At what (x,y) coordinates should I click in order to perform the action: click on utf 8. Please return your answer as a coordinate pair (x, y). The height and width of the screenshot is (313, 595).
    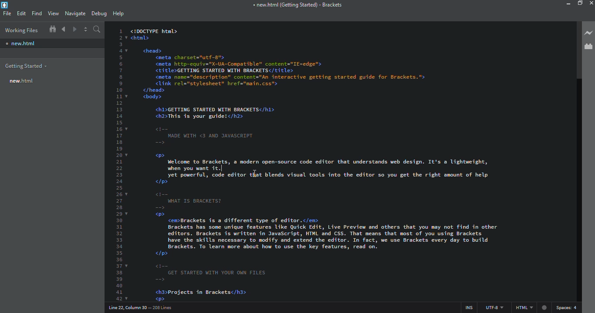
    Looking at the image, I should click on (496, 307).